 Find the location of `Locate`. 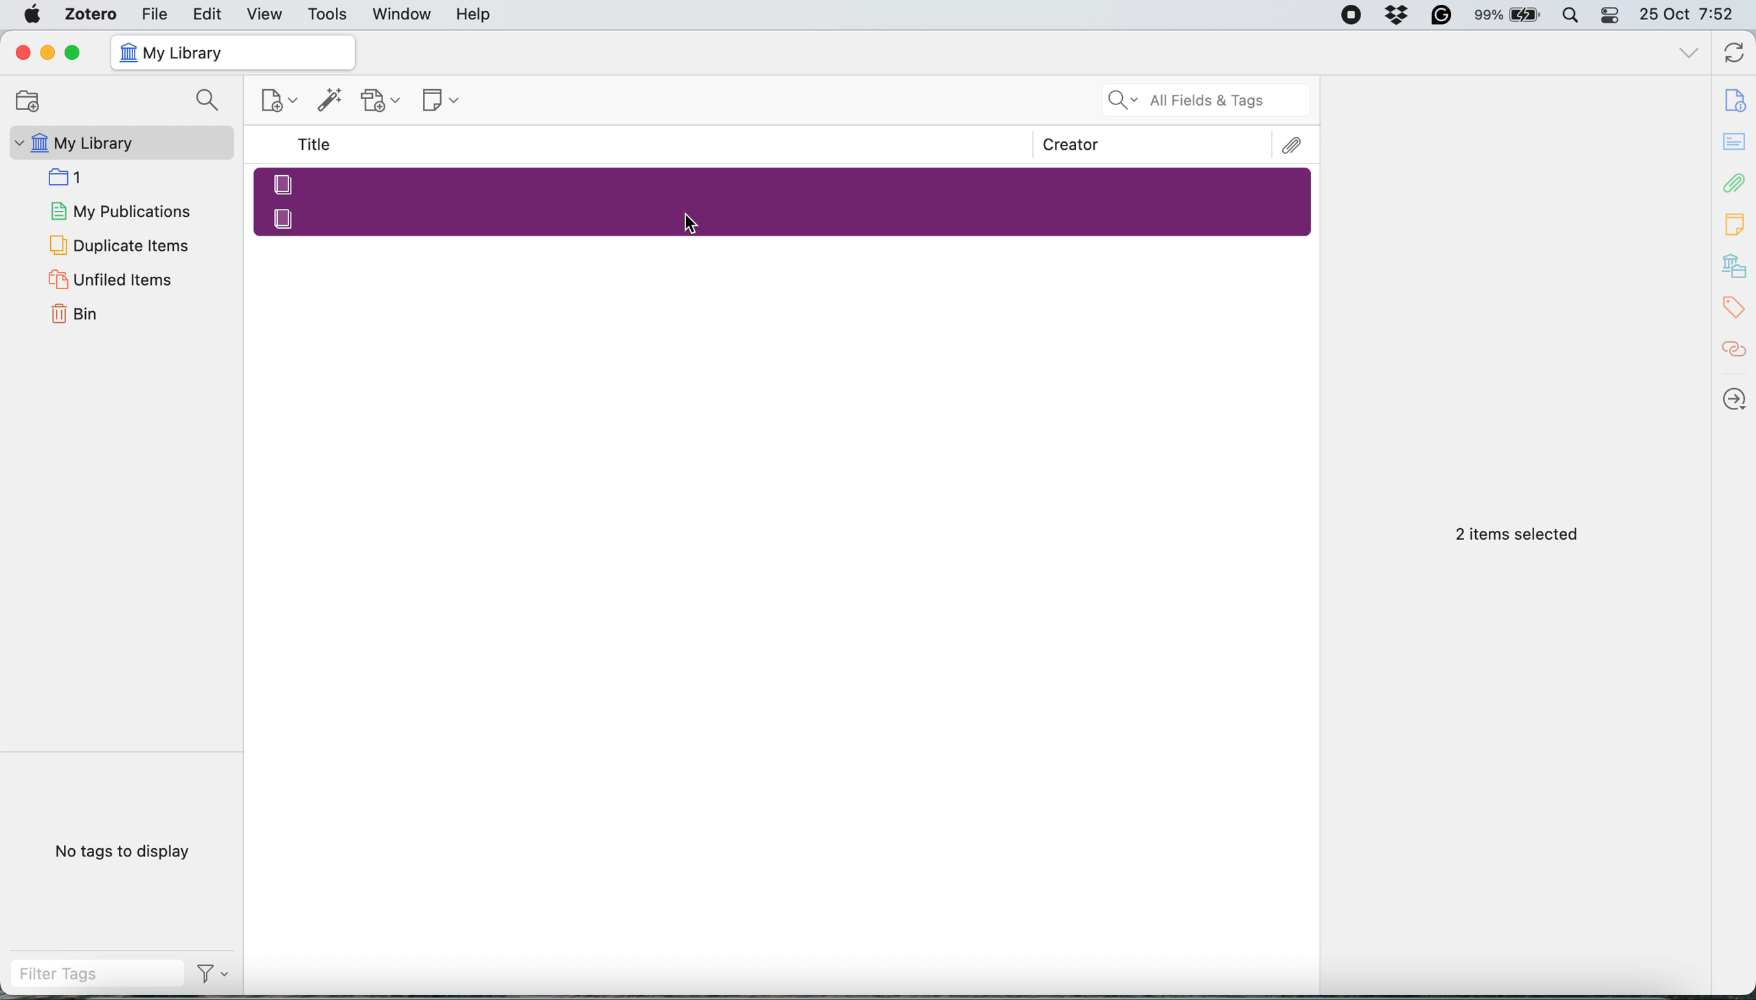

Locate is located at coordinates (1735, 399).